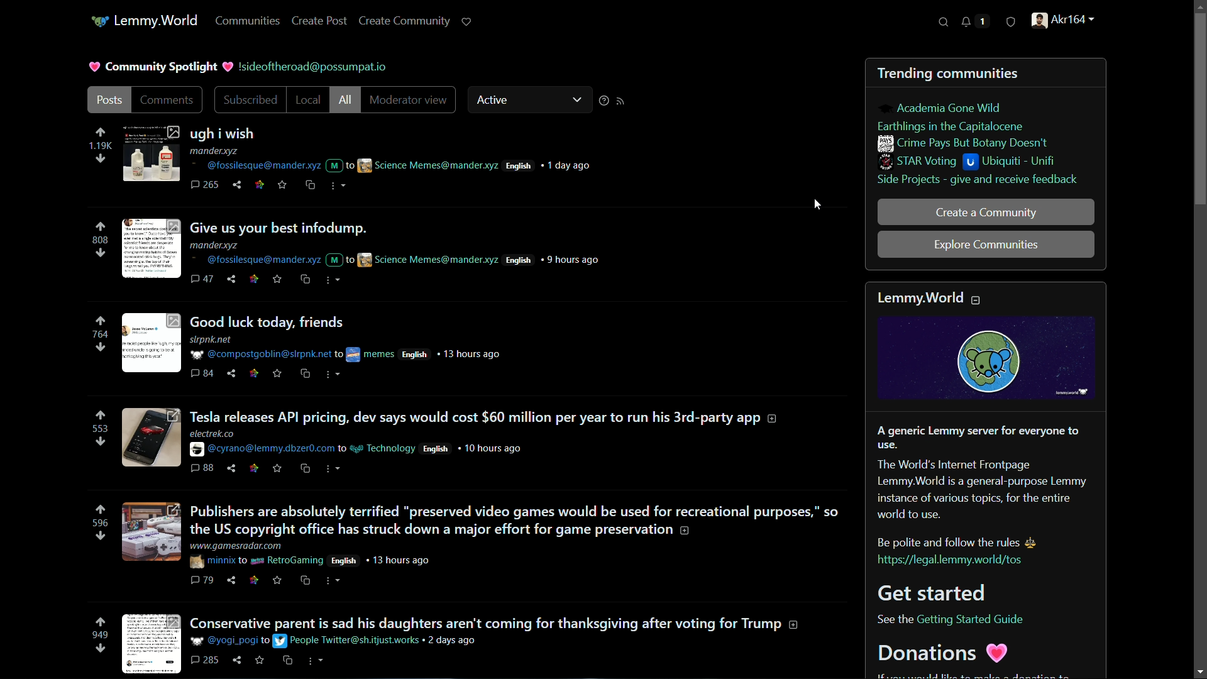  What do you see at coordinates (278, 282) in the screenshot?
I see `save` at bounding box center [278, 282].